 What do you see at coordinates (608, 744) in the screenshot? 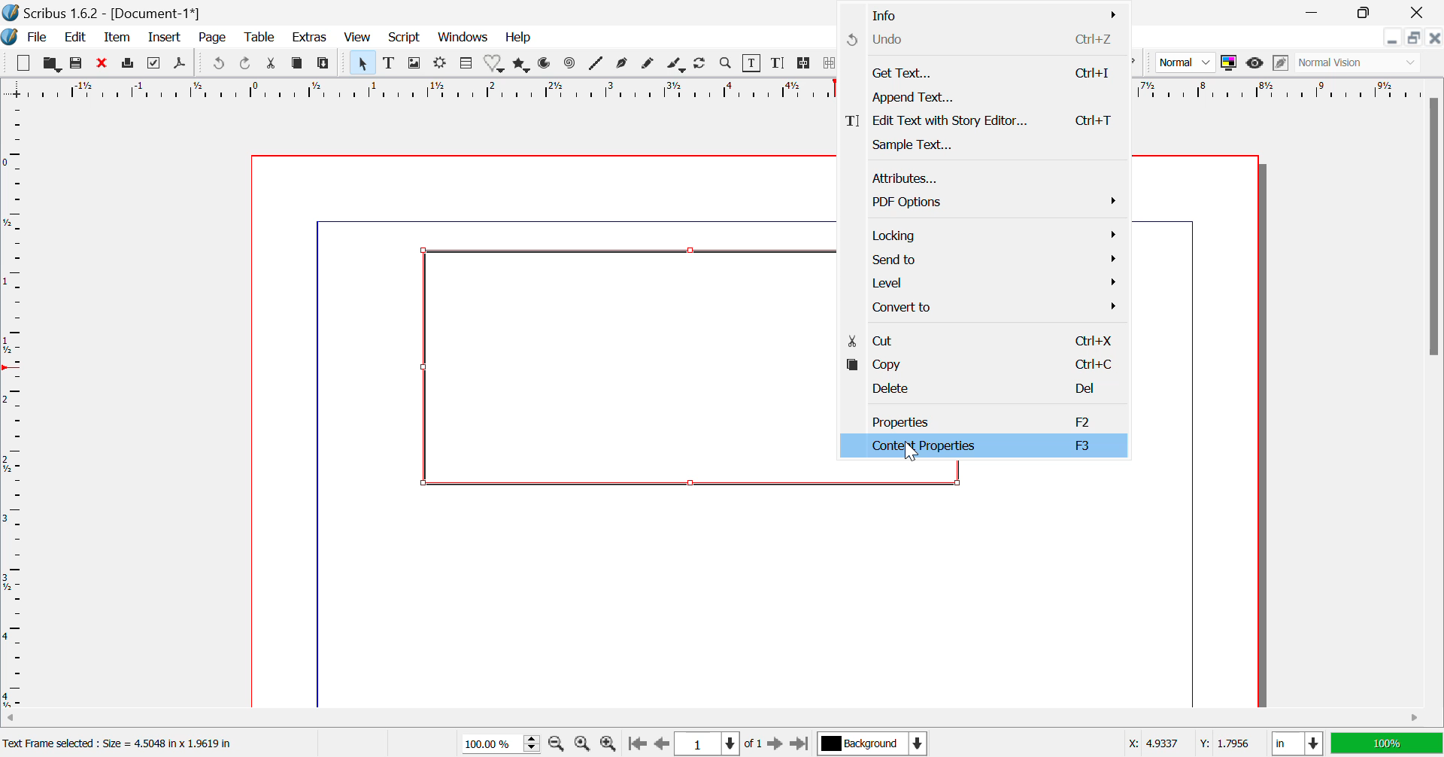
I see `Zoom In` at bounding box center [608, 744].